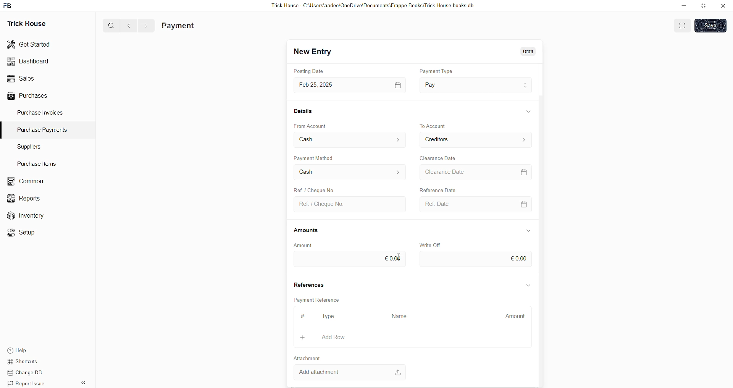 The width and height of the screenshot is (733, 388). Describe the element at coordinates (350, 372) in the screenshot. I see `Add attachment` at that location.